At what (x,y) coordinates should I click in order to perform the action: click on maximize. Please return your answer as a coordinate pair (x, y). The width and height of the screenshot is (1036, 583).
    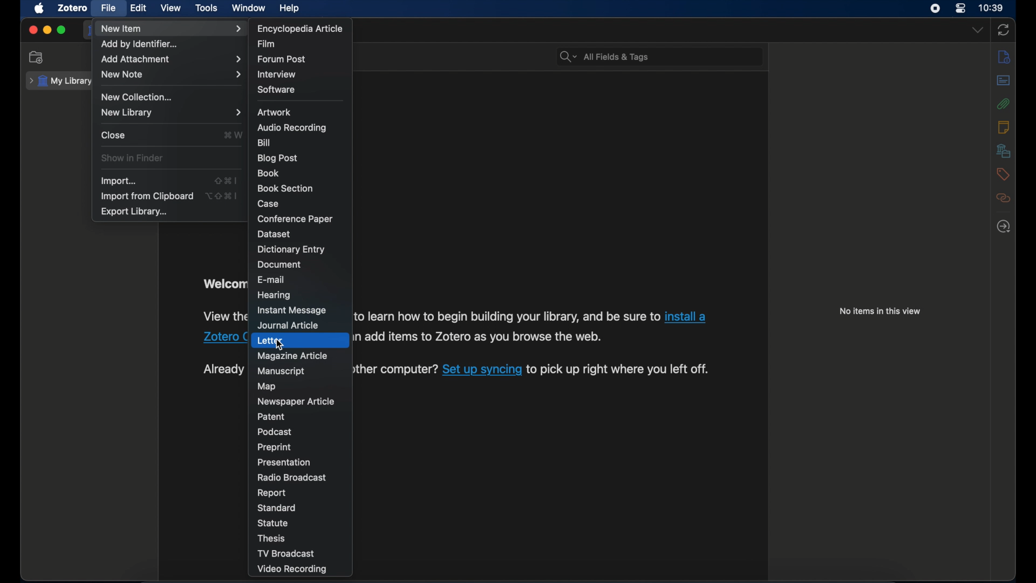
    Looking at the image, I should click on (62, 30).